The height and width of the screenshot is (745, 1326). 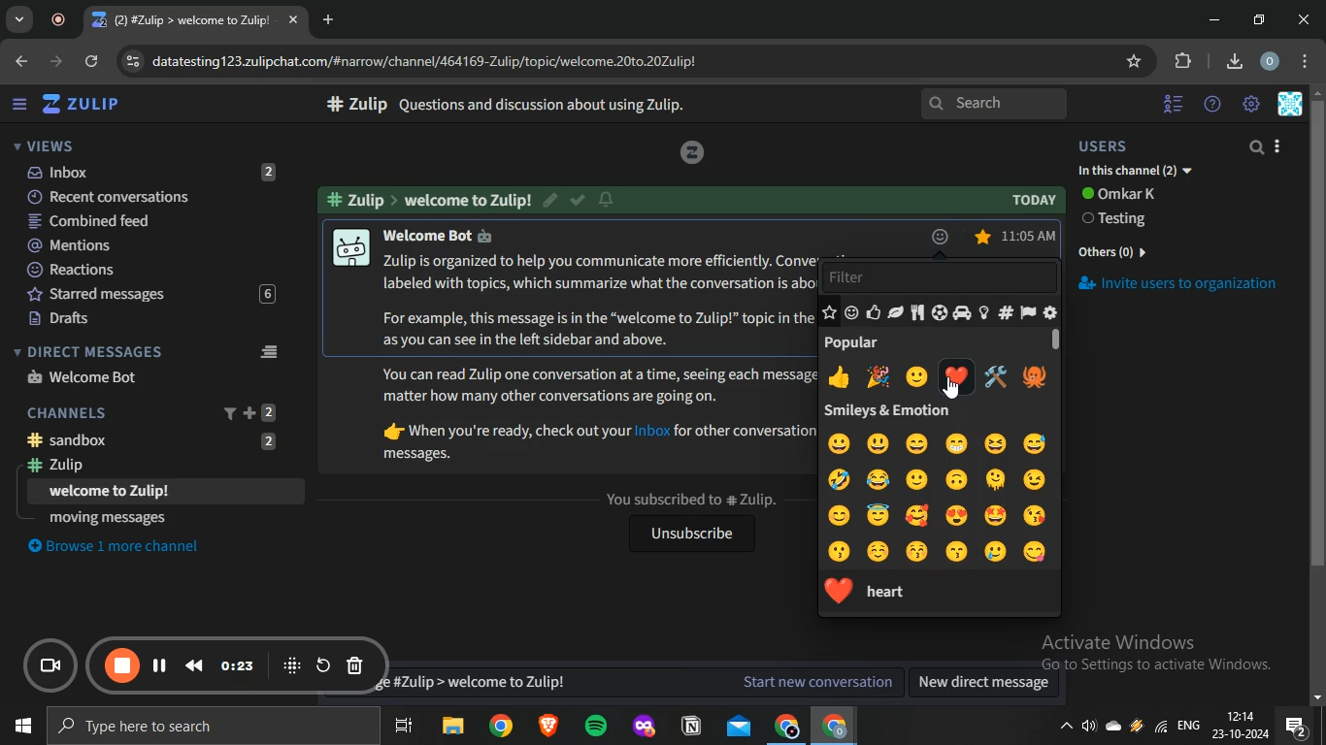 What do you see at coordinates (957, 390) in the screenshot?
I see `cursor` at bounding box center [957, 390].